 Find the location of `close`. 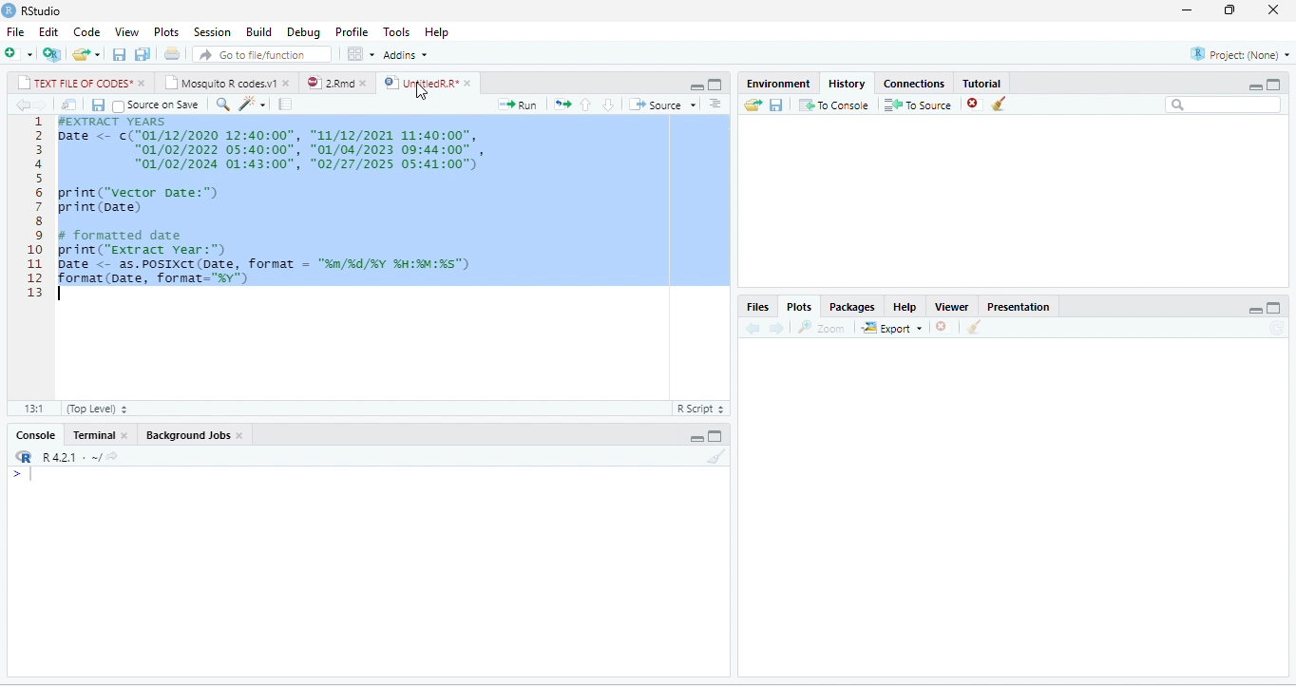

close is located at coordinates (366, 83).